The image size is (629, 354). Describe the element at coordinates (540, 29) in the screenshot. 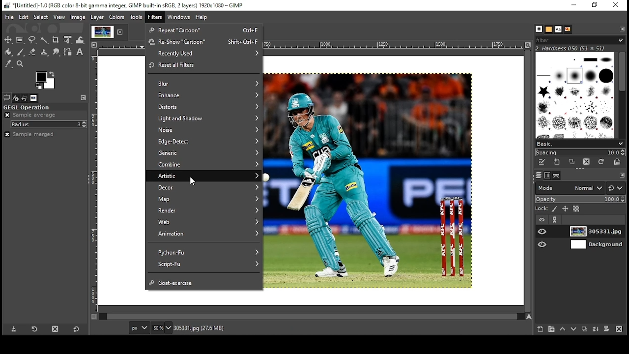

I see `brushes` at that location.